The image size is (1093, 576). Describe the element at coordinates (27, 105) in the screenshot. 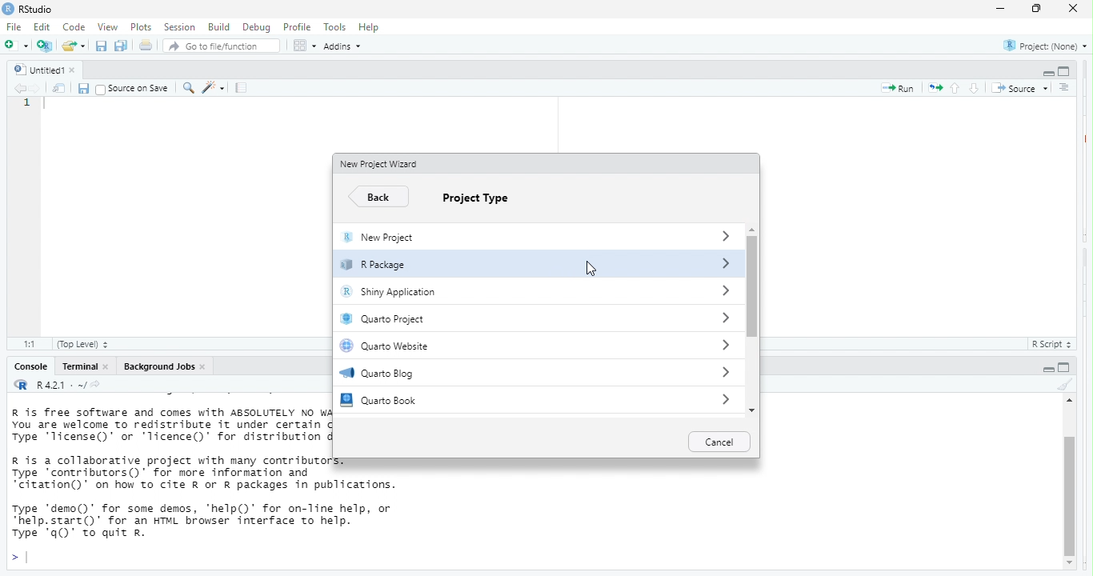

I see `1` at that location.